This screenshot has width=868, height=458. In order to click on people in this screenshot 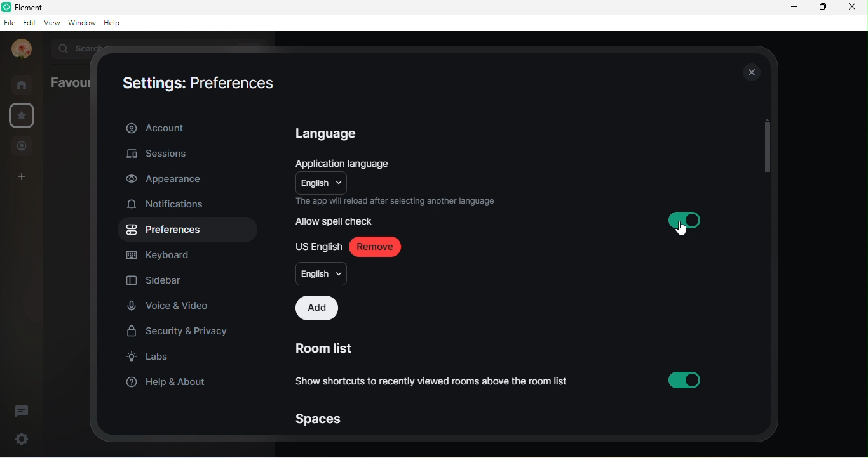, I will do `click(22, 145)`.